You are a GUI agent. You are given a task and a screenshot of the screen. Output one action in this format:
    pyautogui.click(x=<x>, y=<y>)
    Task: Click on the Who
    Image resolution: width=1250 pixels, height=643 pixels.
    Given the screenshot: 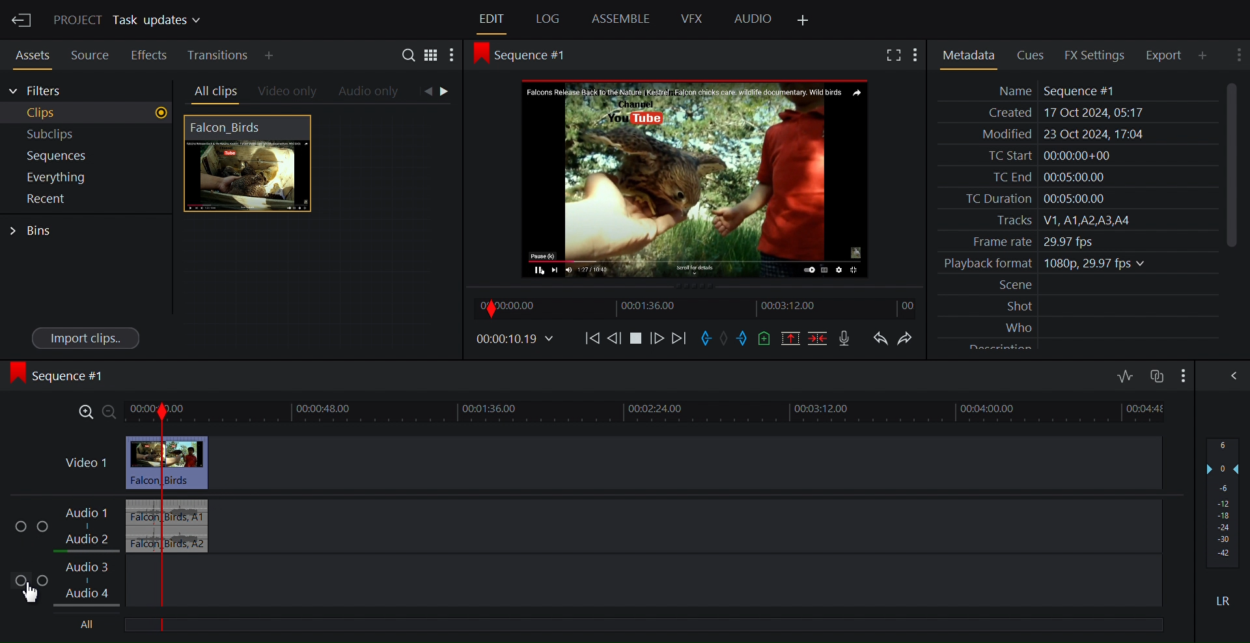 What is the action you would take?
    pyautogui.click(x=1079, y=325)
    